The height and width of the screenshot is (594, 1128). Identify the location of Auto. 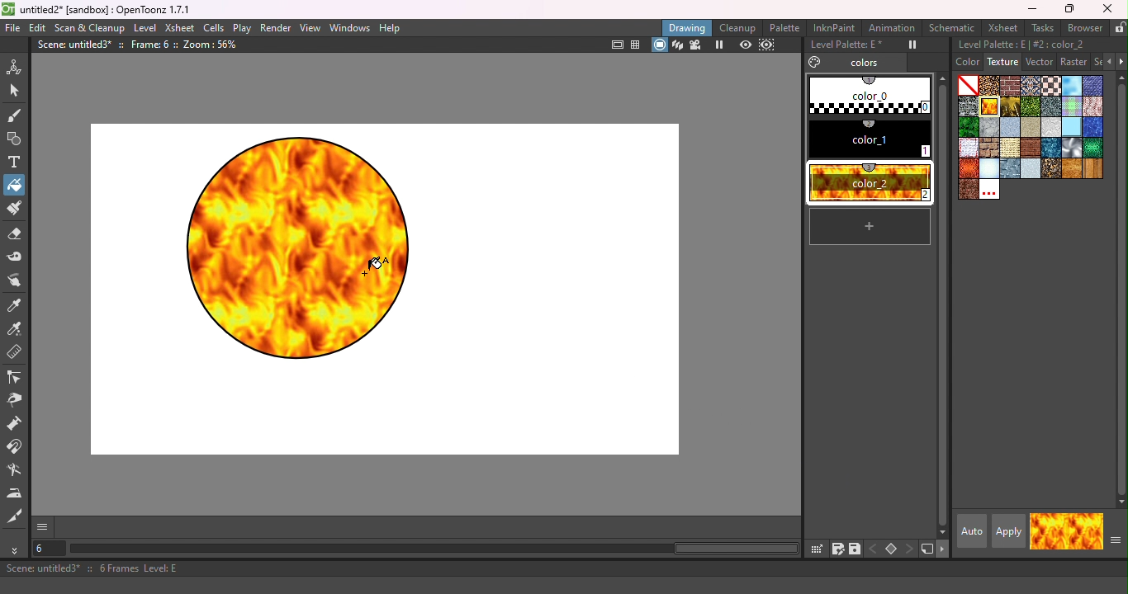
(970, 531).